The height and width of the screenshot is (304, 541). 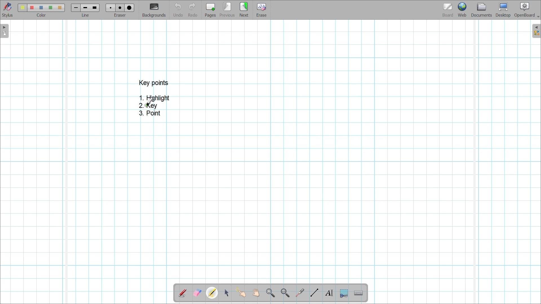 What do you see at coordinates (22, 8) in the screenshot?
I see `Color 1` at bounding box center [22, 8].